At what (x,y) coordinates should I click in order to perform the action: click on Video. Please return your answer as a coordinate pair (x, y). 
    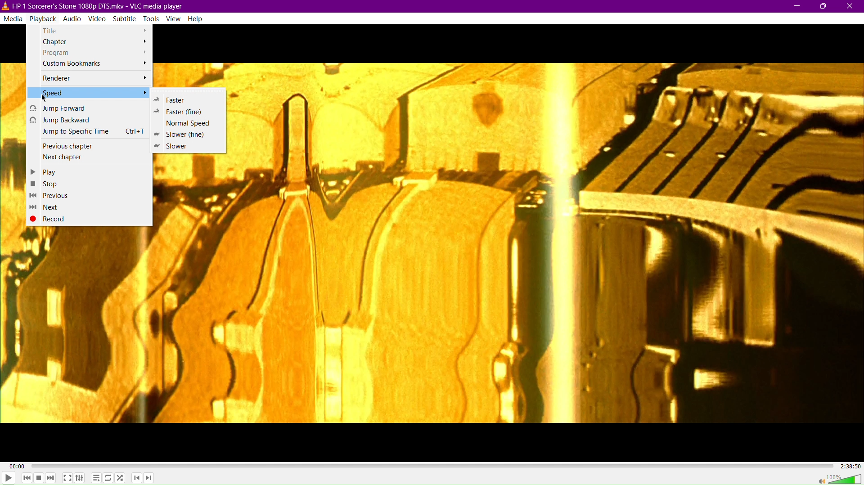
    Looking at the image, I should click on (547, 242).